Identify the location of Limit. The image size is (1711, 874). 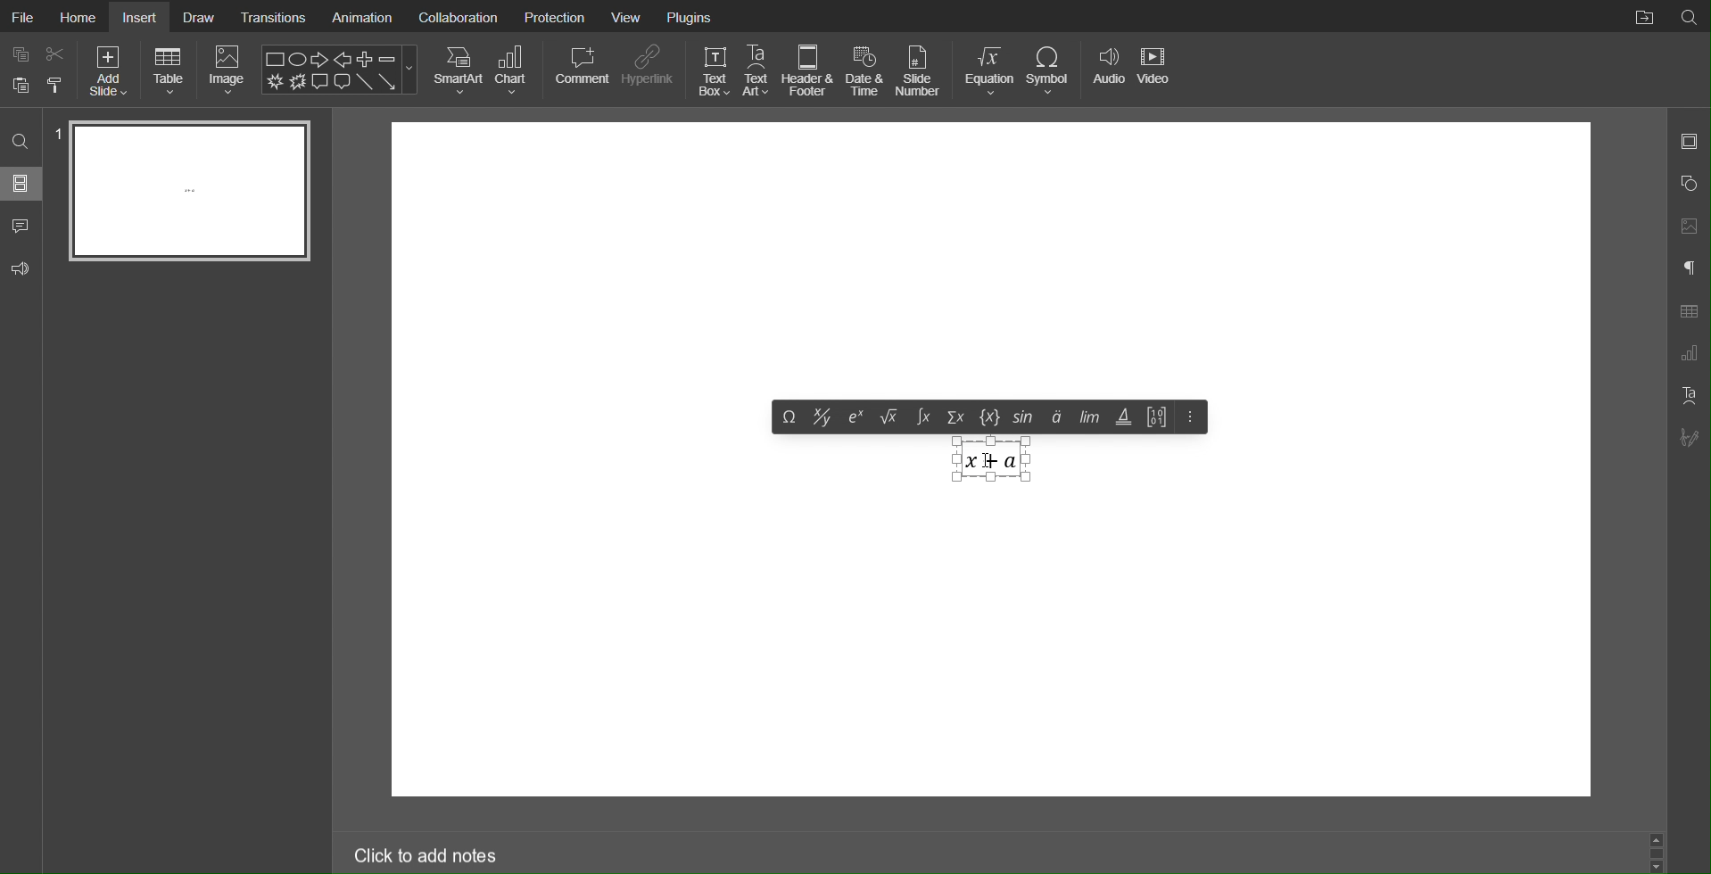
(1087, 420).